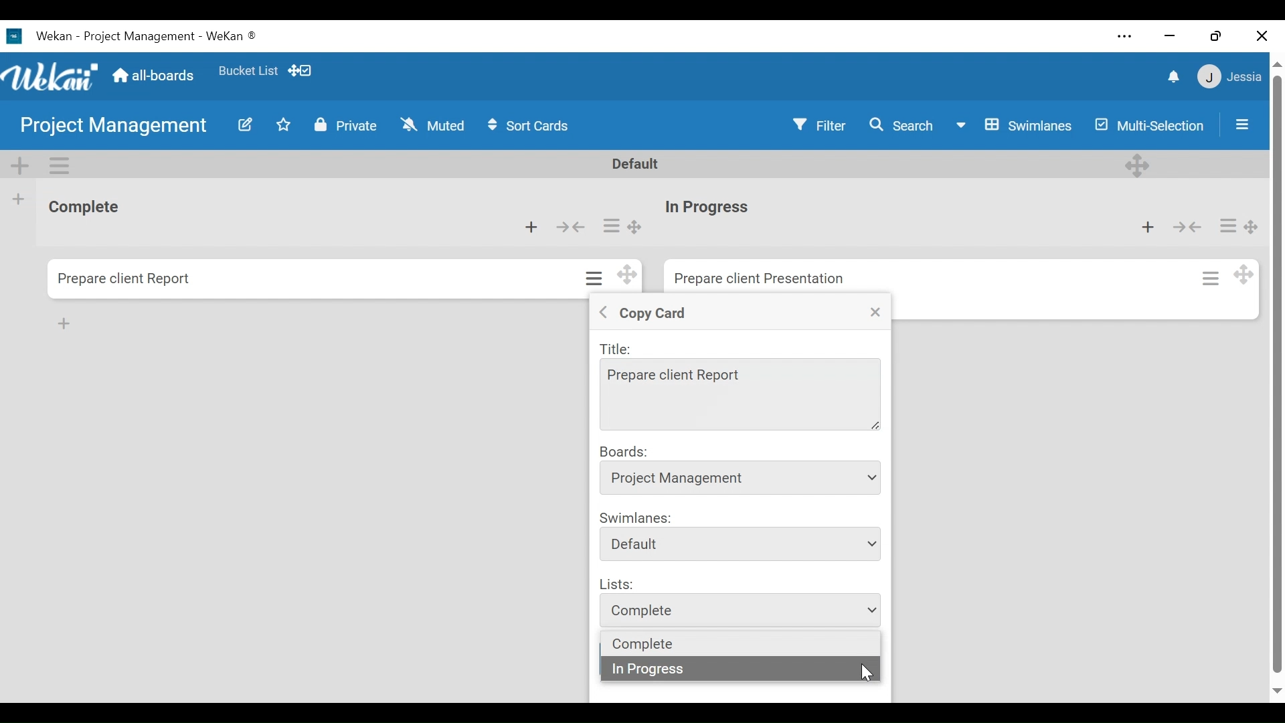  Describe the element at coordinates (61, 166) in the screenshot. I see `Swimlane Actions` at that location.